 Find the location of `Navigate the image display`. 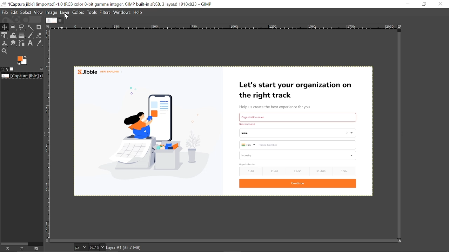

Navigate the image display is located at coordinates (401, 241).